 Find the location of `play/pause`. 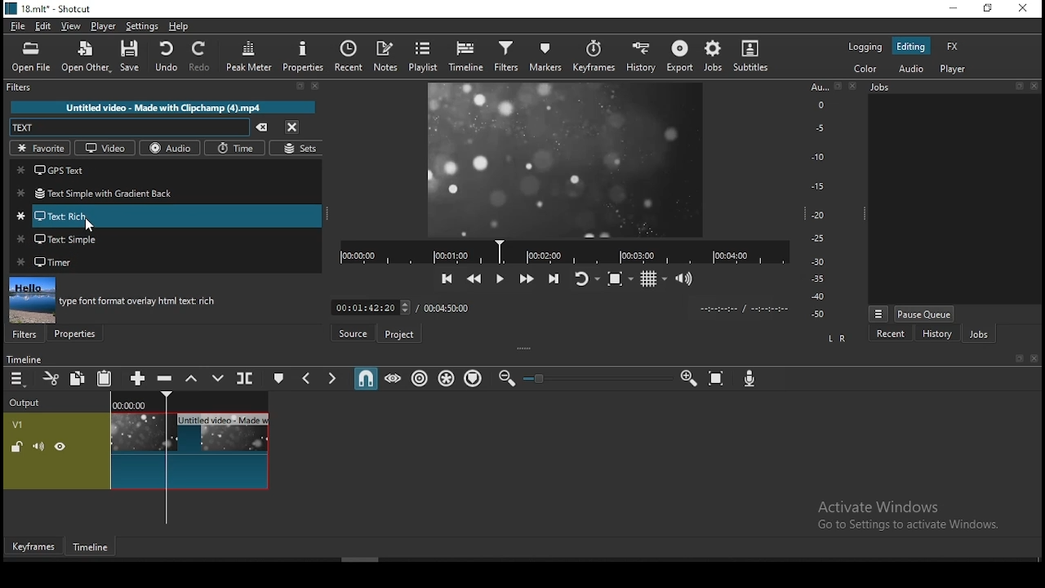

play/pause is located at coordinates (501, 279).